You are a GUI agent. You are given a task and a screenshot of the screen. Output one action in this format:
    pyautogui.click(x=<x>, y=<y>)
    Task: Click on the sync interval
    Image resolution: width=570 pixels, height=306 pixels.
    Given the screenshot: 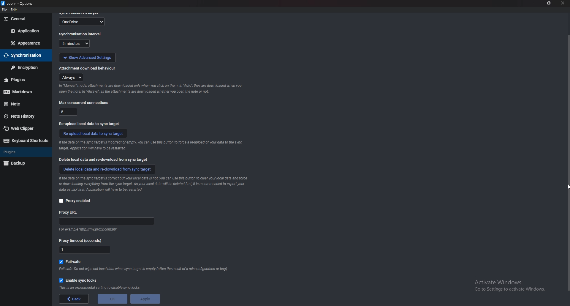 What is the action you would take?
    pyautogui.click(x=76, y=44)
    